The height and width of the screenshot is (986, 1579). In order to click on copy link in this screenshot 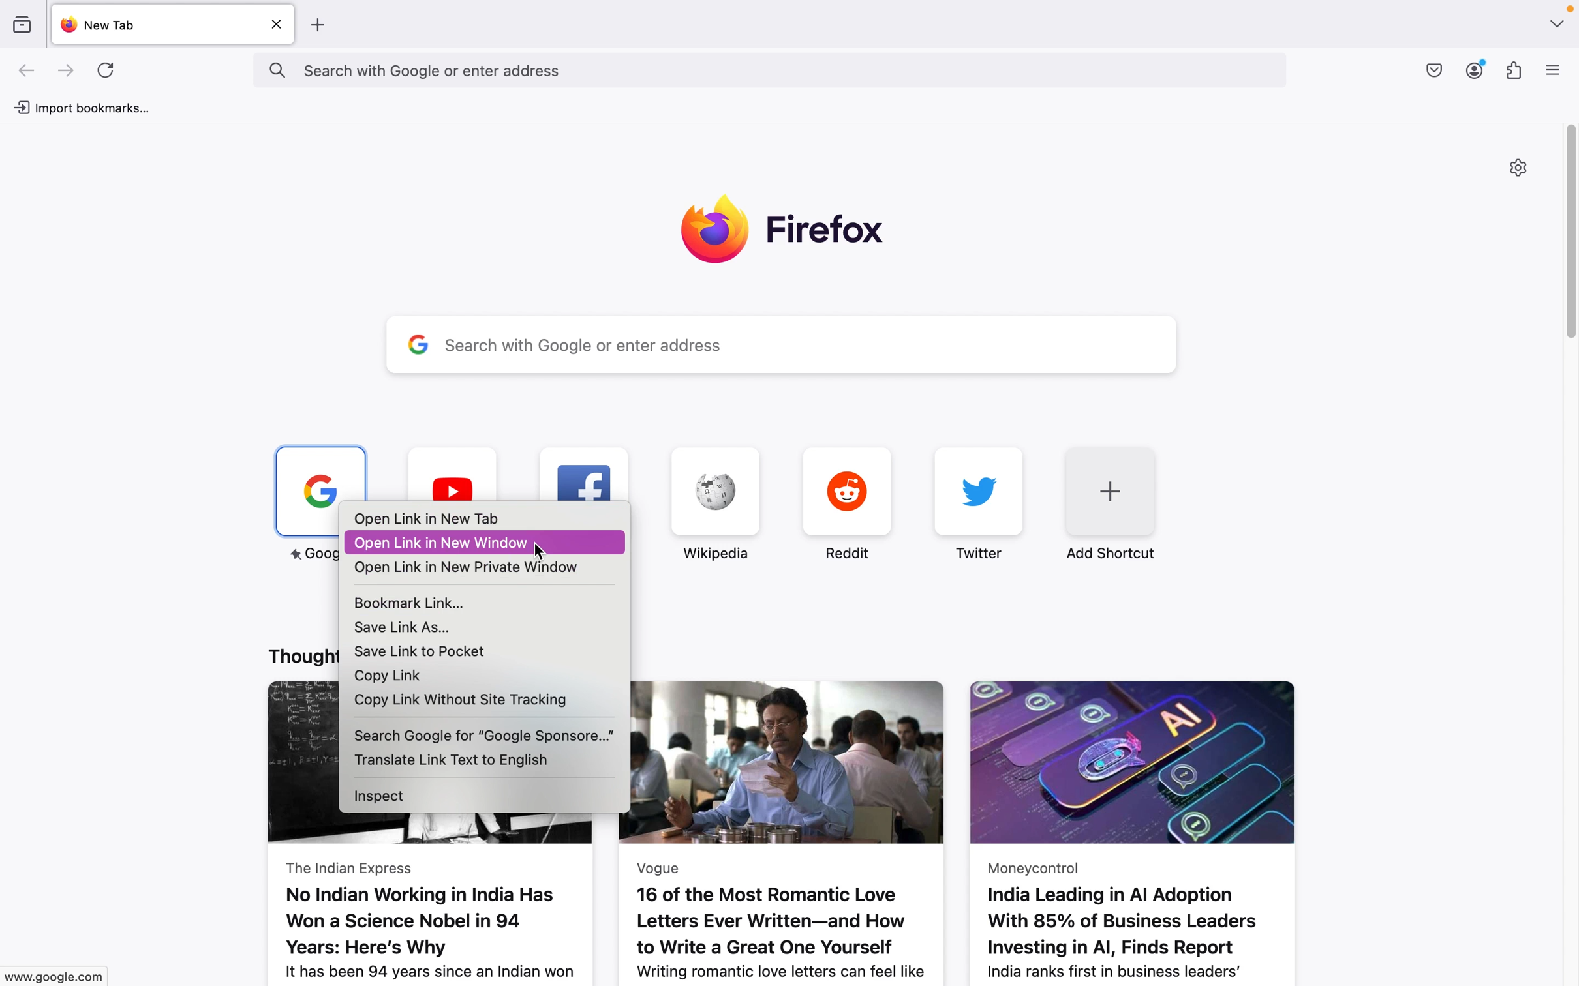, I will do `click(390, 675)`.